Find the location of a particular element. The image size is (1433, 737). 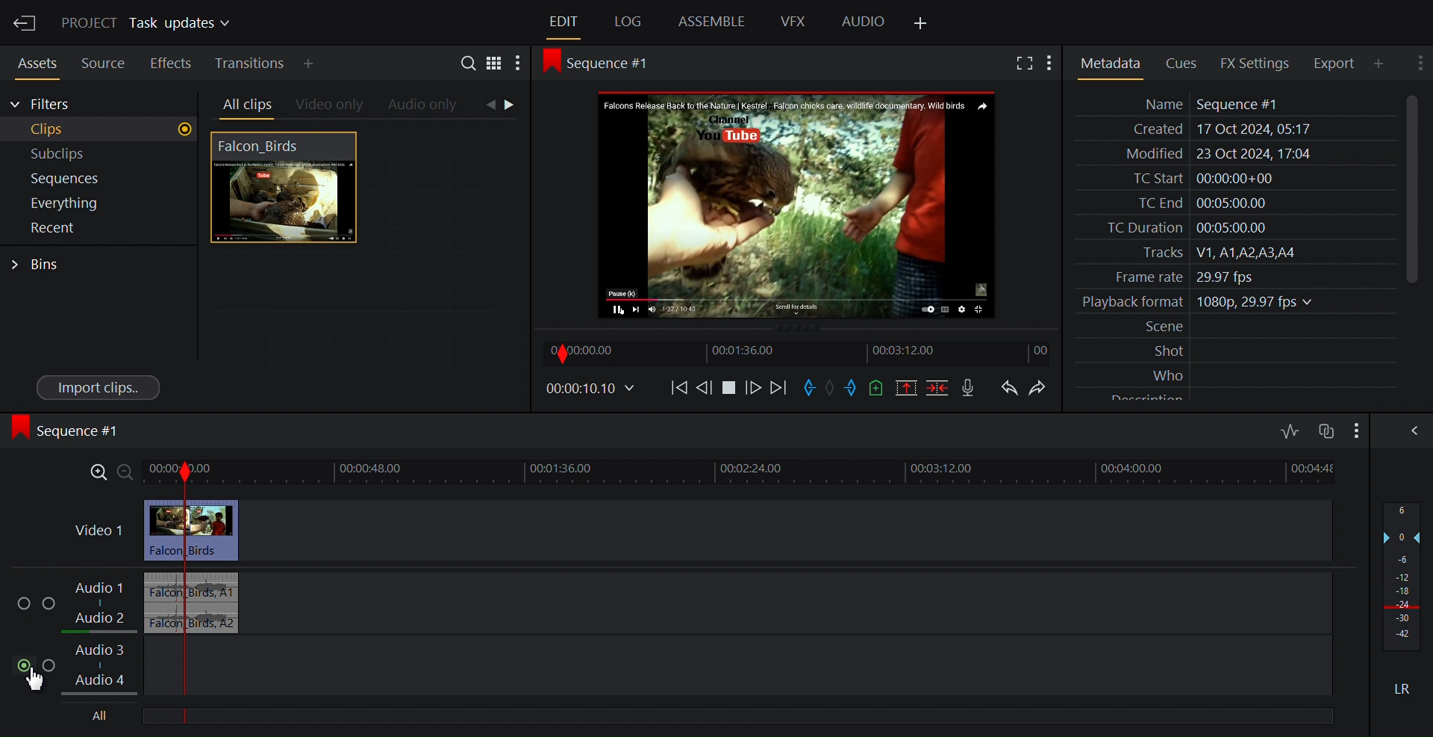

Toggle audio levels editing is located at coordinates (1290, 429).